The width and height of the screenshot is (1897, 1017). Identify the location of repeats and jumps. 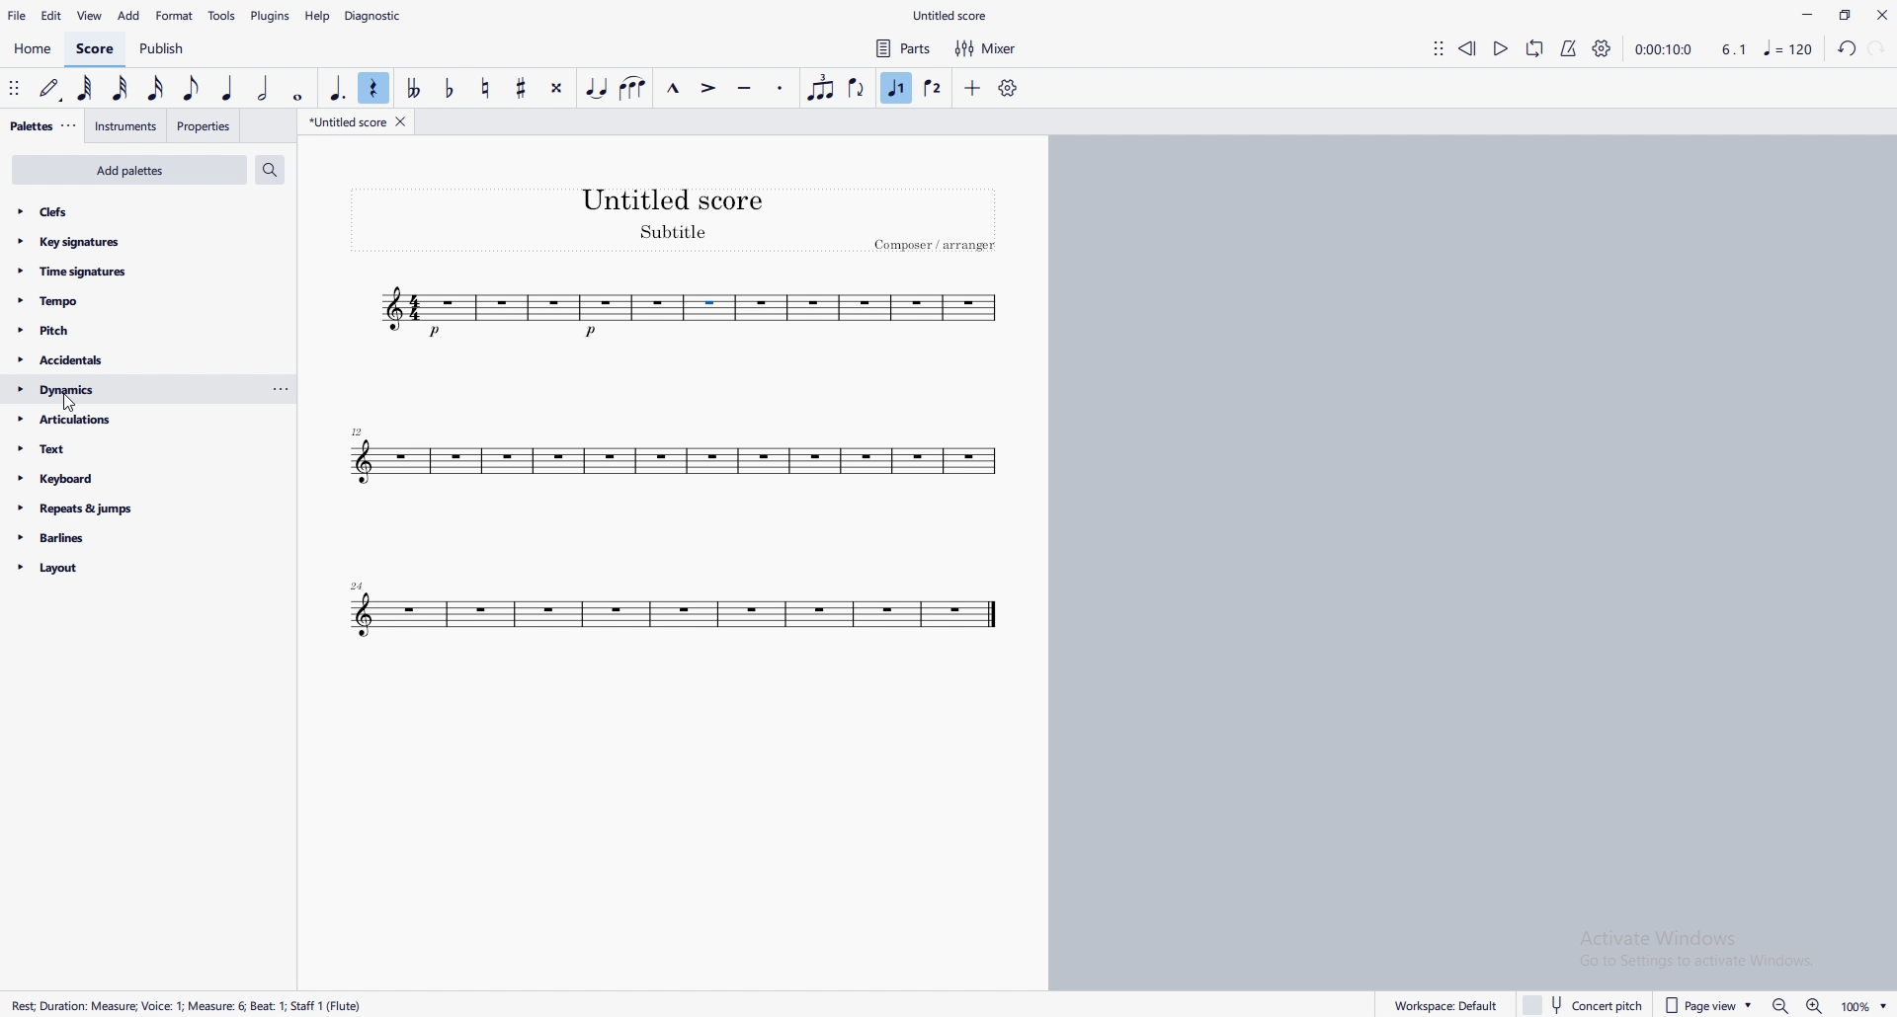
(124, 508).